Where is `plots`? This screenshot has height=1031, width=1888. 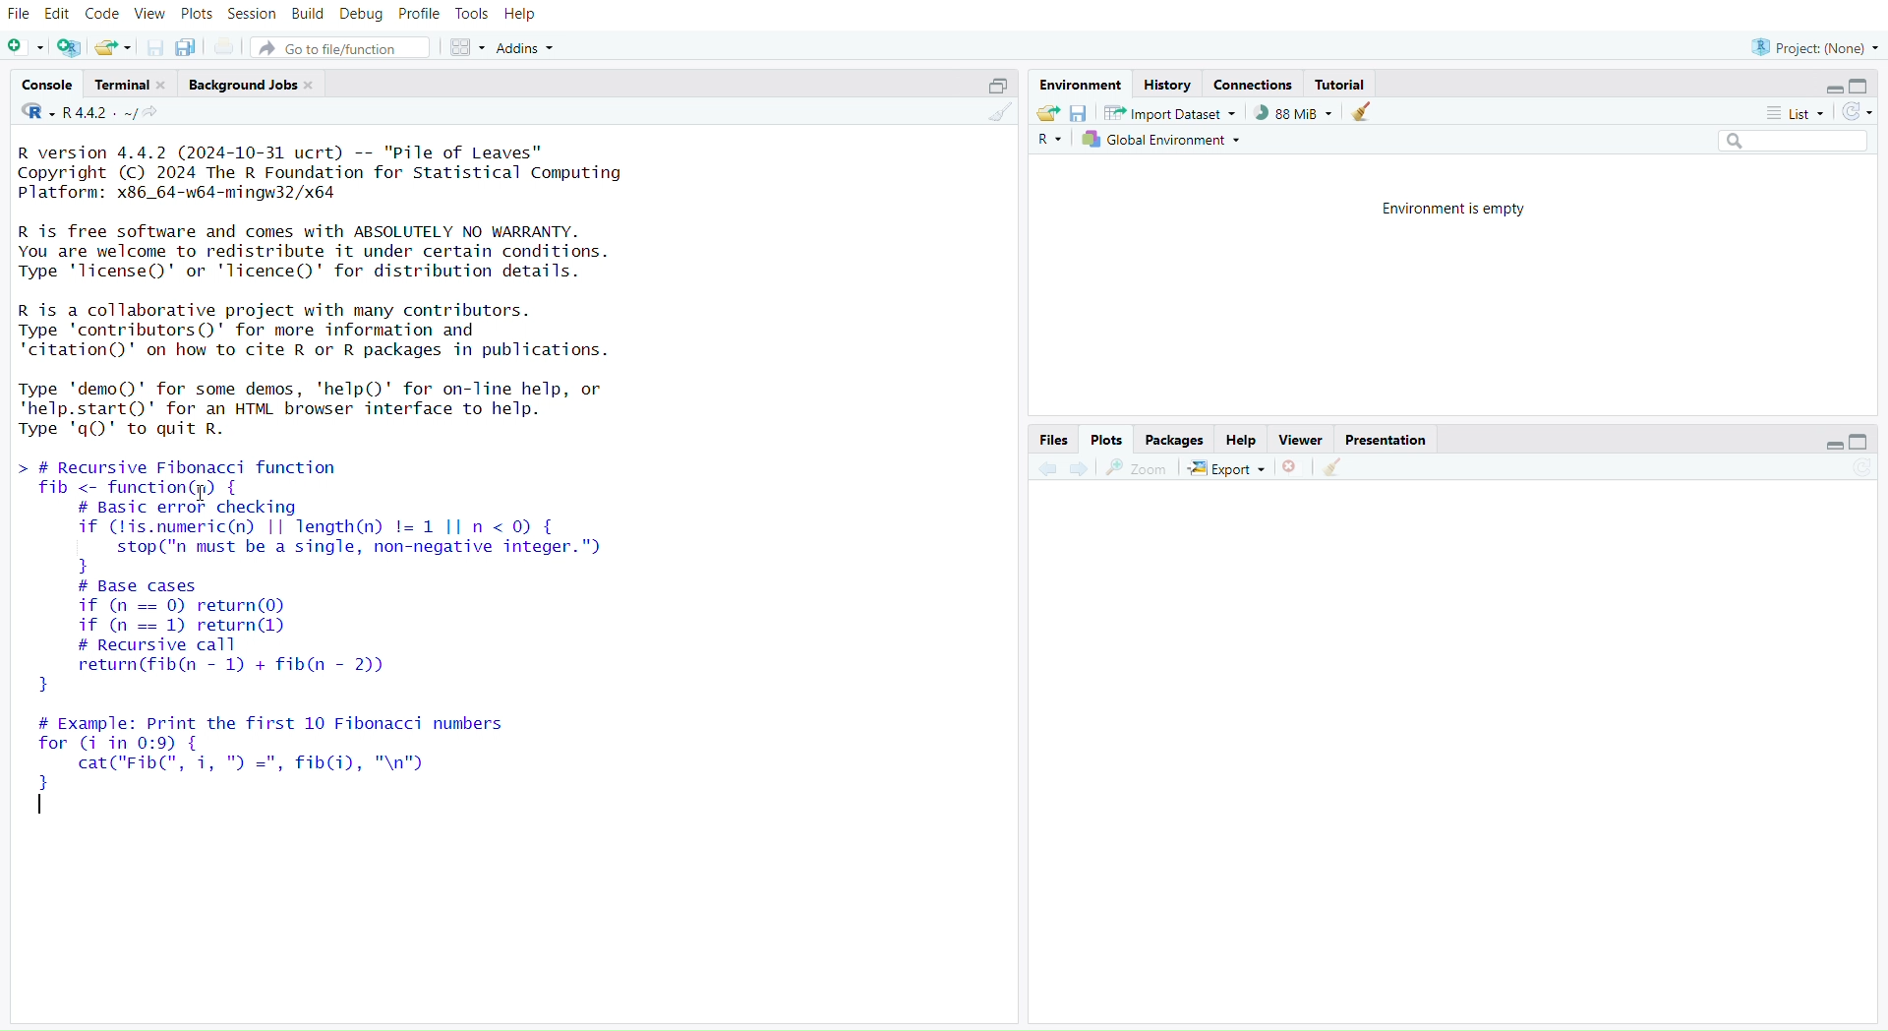 plots is located at coordinates (197, 17).